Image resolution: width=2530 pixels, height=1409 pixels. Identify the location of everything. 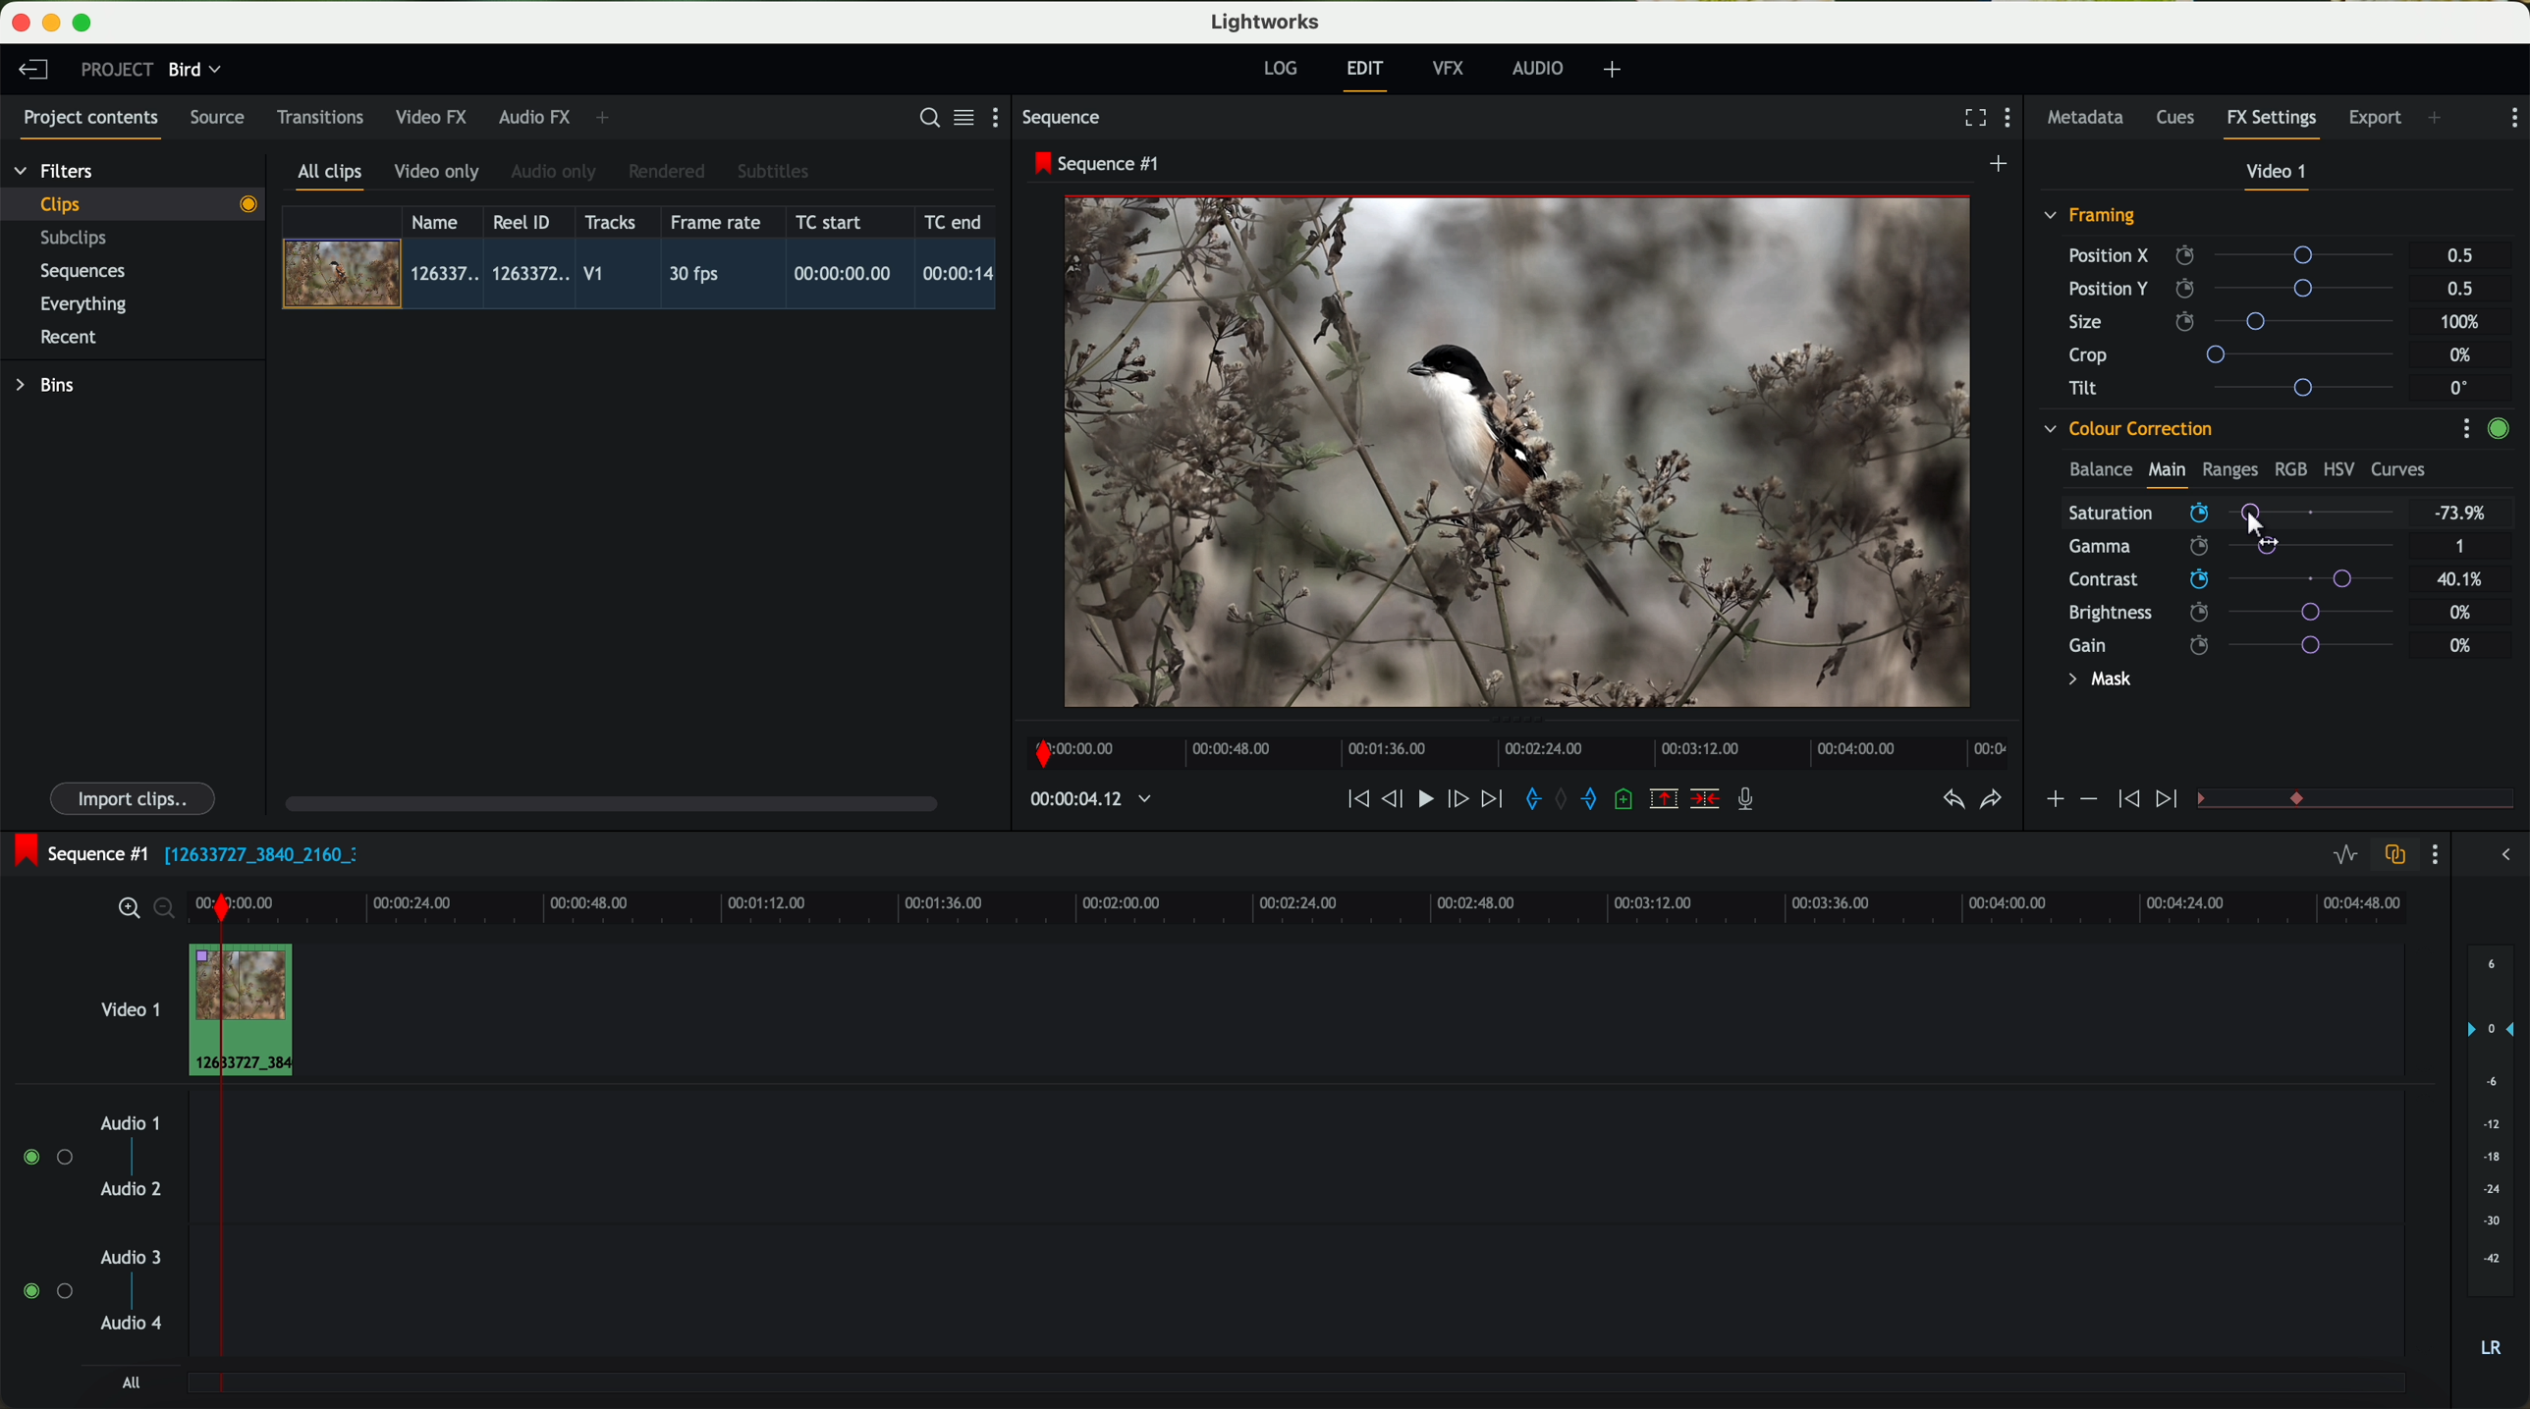
(84, 304).